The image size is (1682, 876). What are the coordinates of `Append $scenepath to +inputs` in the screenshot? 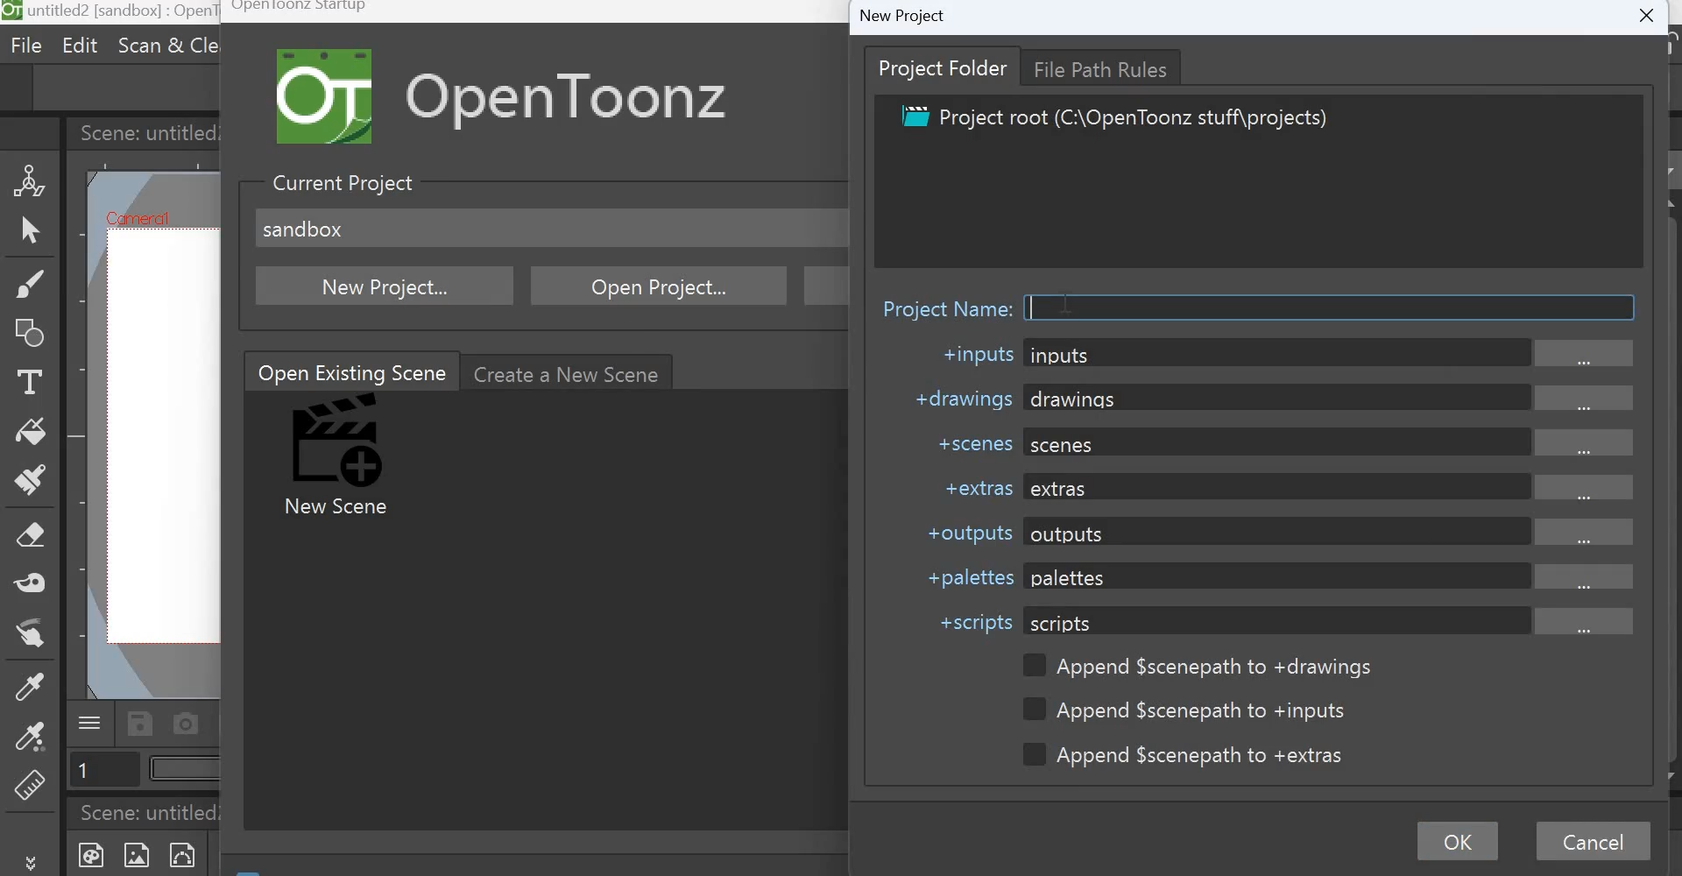 It's located at (1191, 710).